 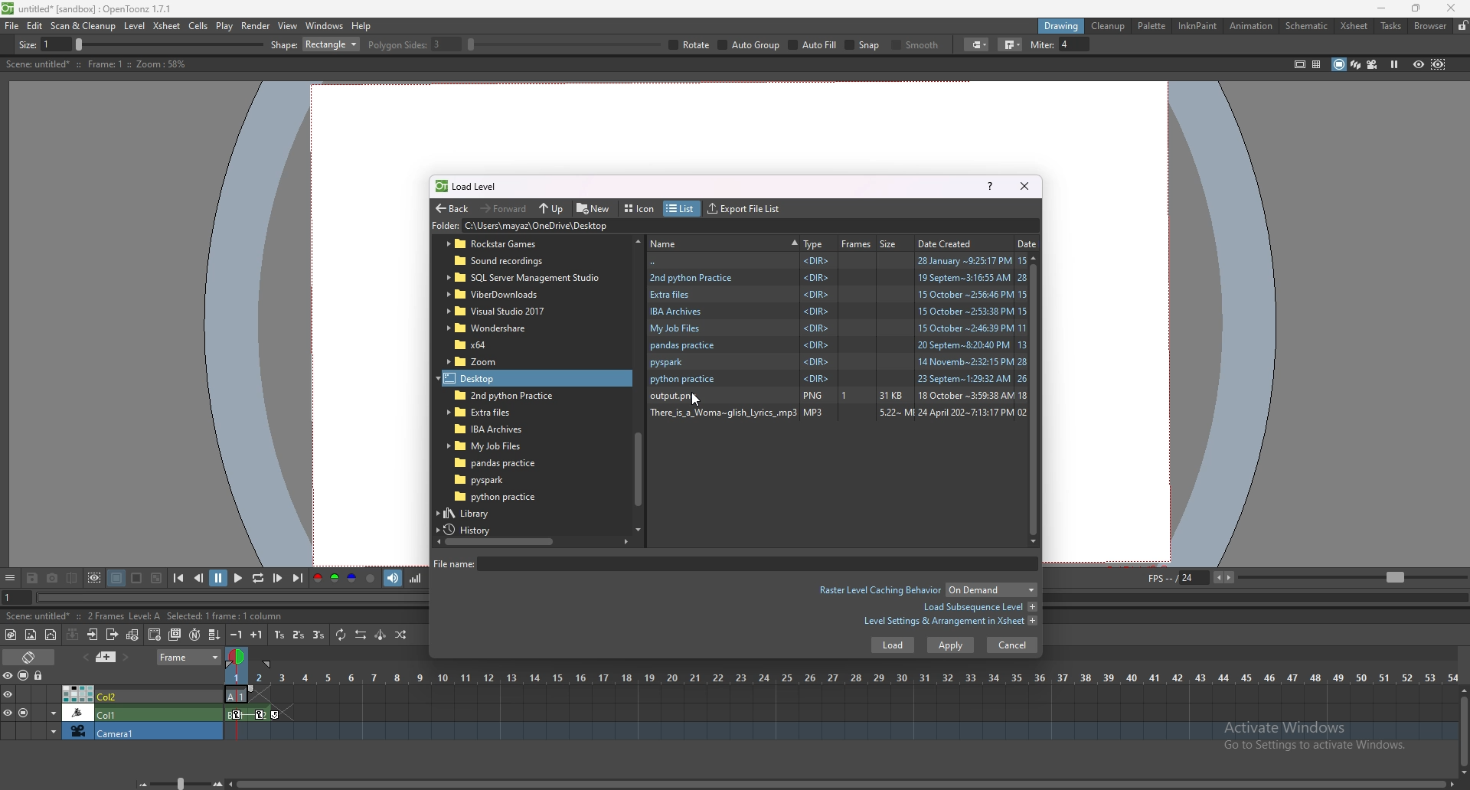 I want to click on folder, so click(x=837, y=312).